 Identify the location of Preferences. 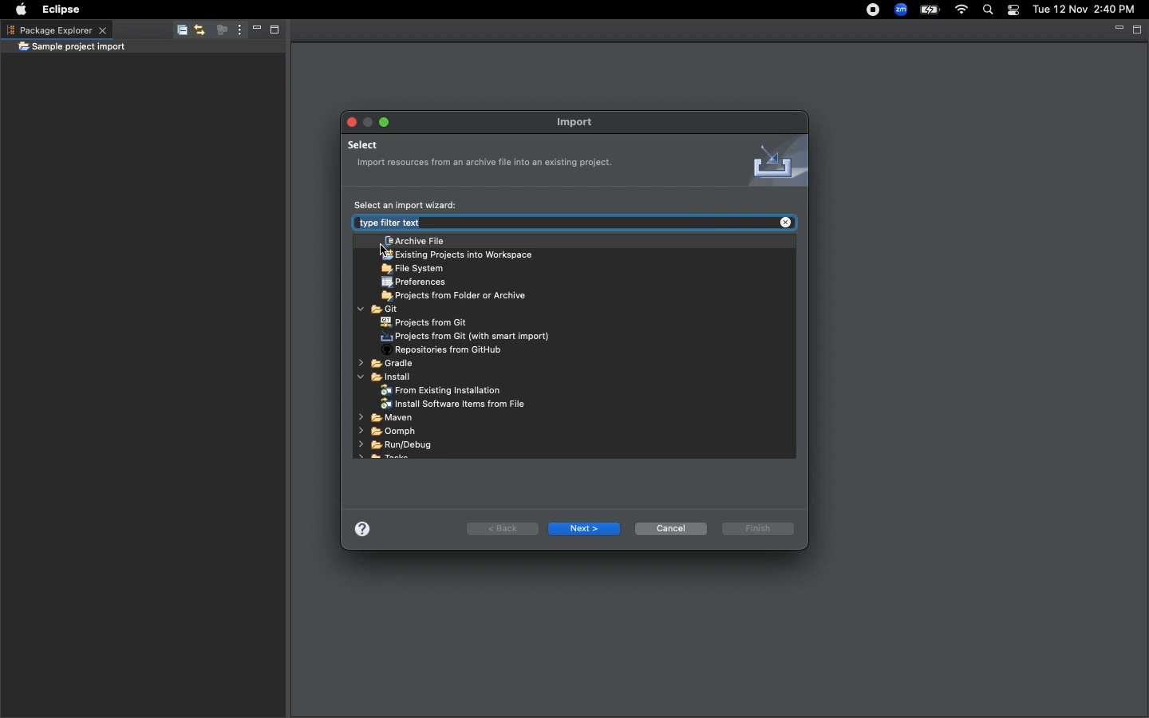
(416, 282).